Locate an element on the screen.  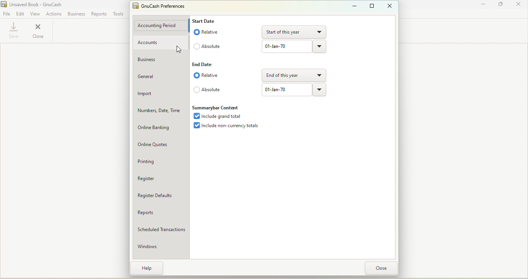
close is located at coordinates (518, 4).